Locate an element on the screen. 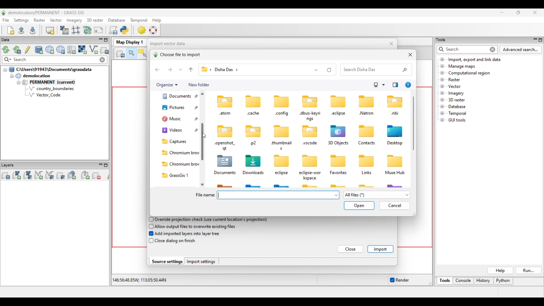  Show list of previous locations is located at coordinates (316, 70).